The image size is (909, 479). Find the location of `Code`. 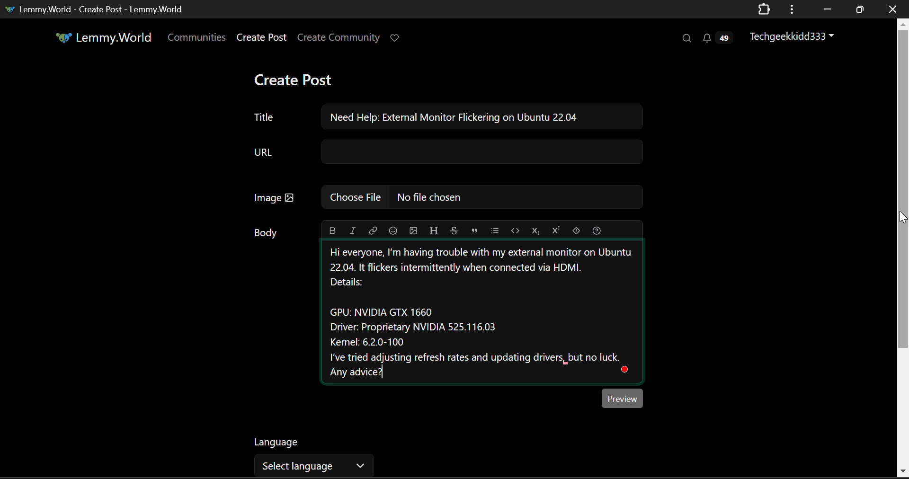

Code is located at coordinates (515, 231).